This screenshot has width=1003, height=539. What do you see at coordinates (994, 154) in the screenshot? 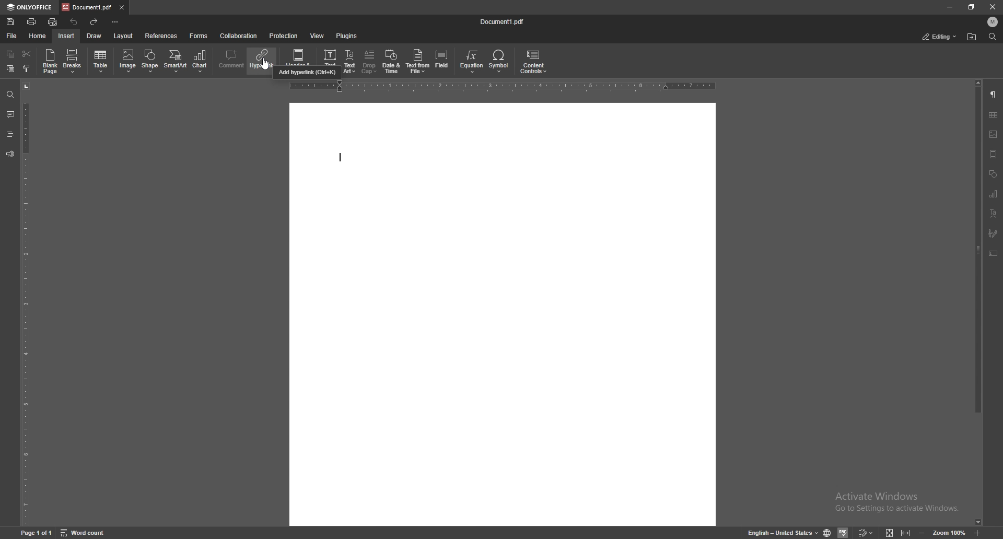
I see `header/footer` at bounding box center [994, 154].